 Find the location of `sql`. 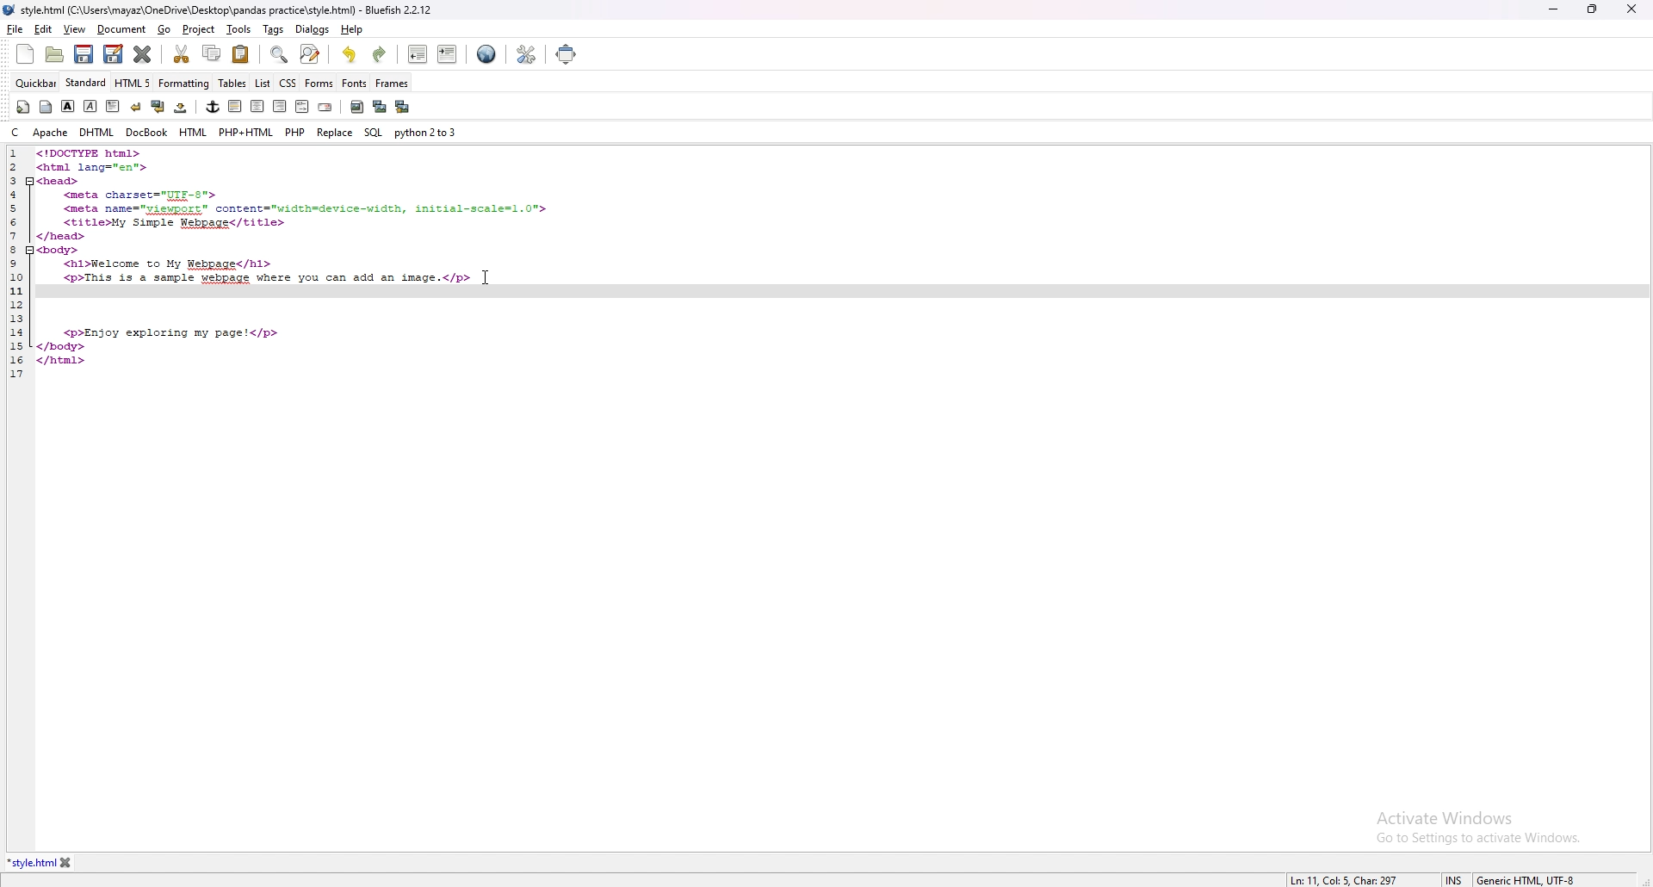

sql is located at coordinates (375, 133).